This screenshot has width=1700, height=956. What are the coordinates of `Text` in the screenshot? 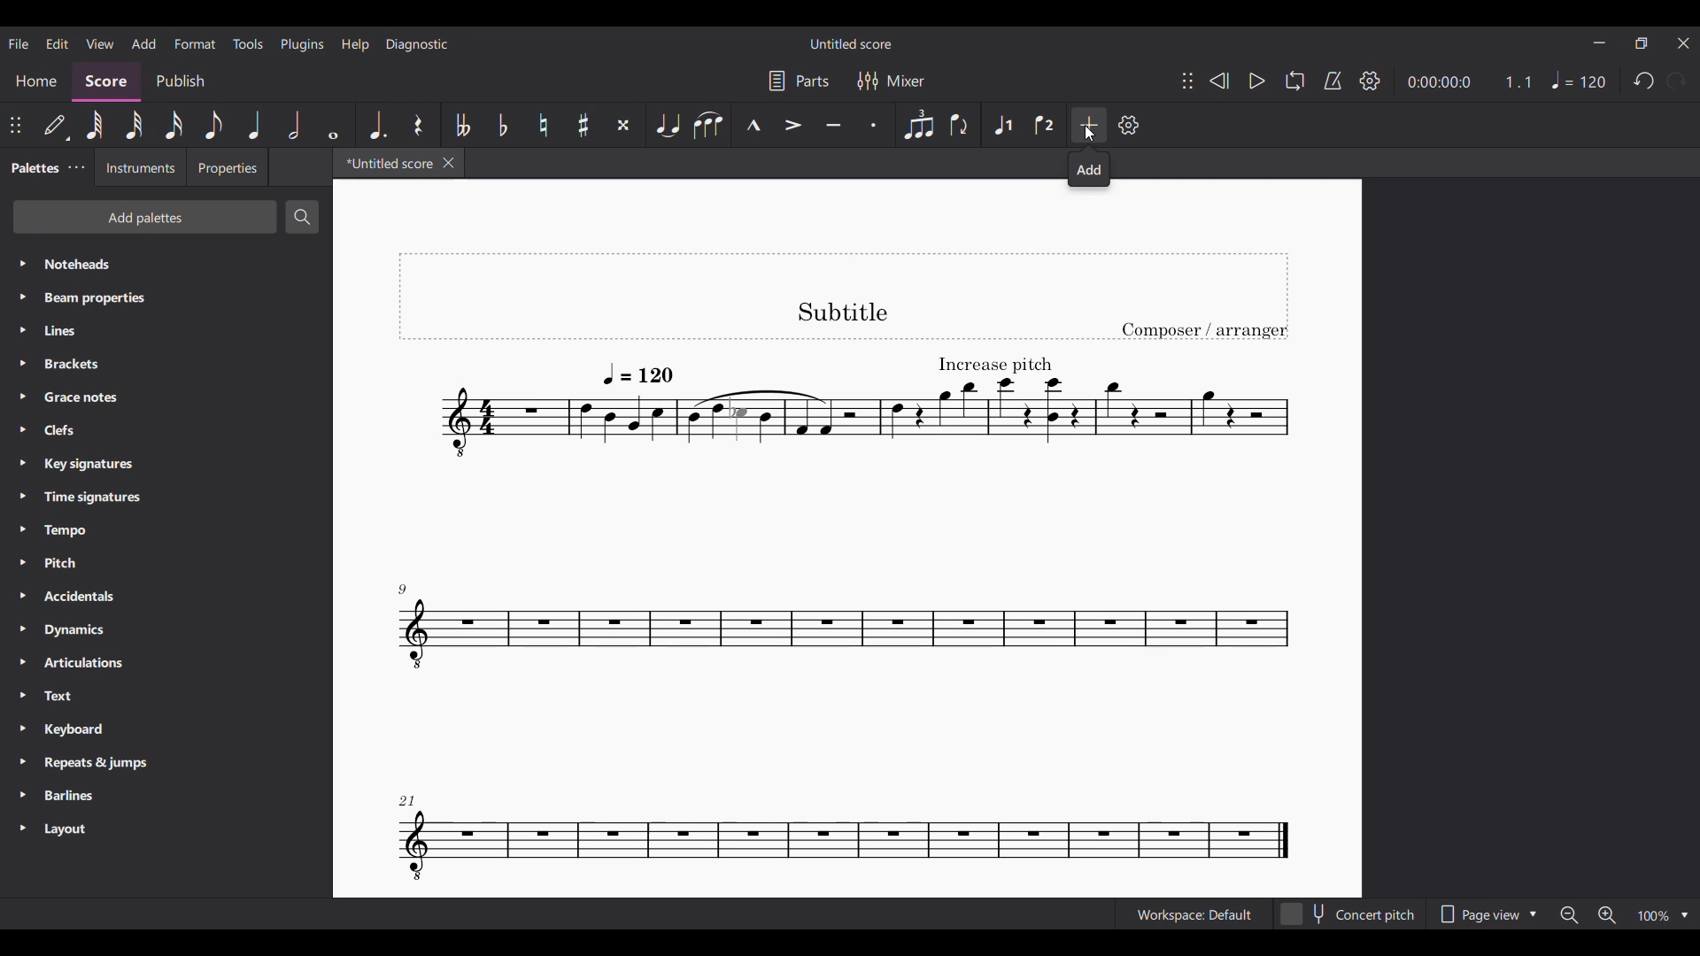 It's located at (166, 696).